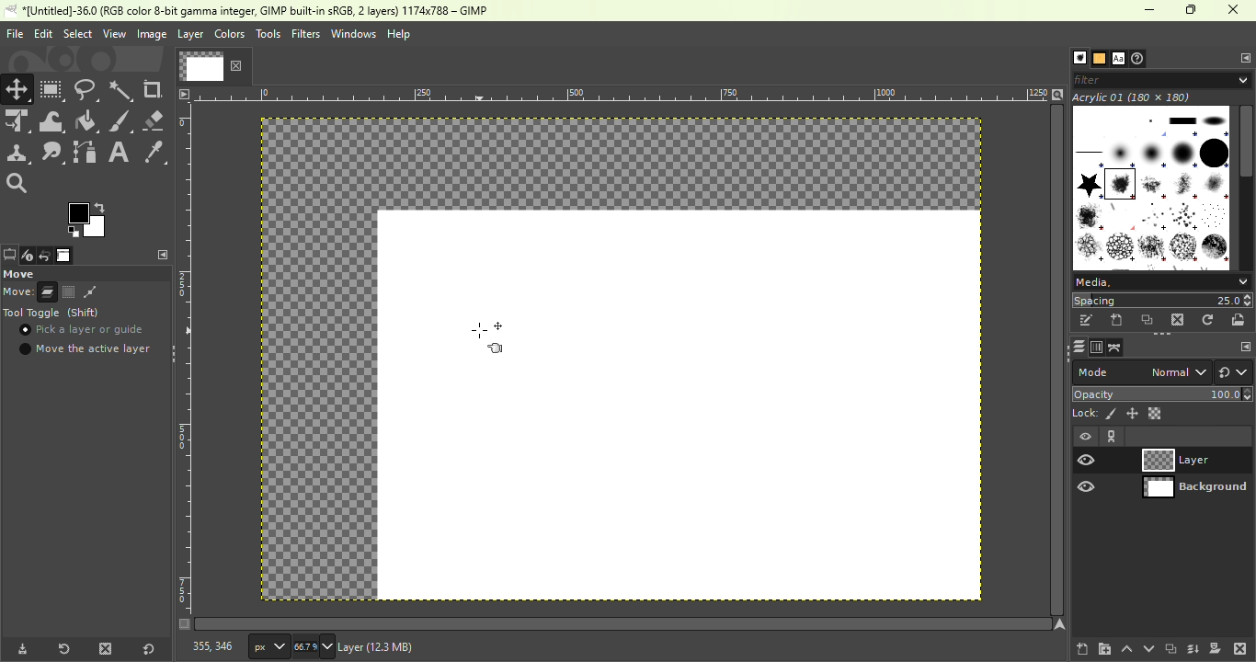  What do you see at coordinates (1241, 320) in the screenshot?
I see `Open brush as image` at bounding box center [1241, 320].